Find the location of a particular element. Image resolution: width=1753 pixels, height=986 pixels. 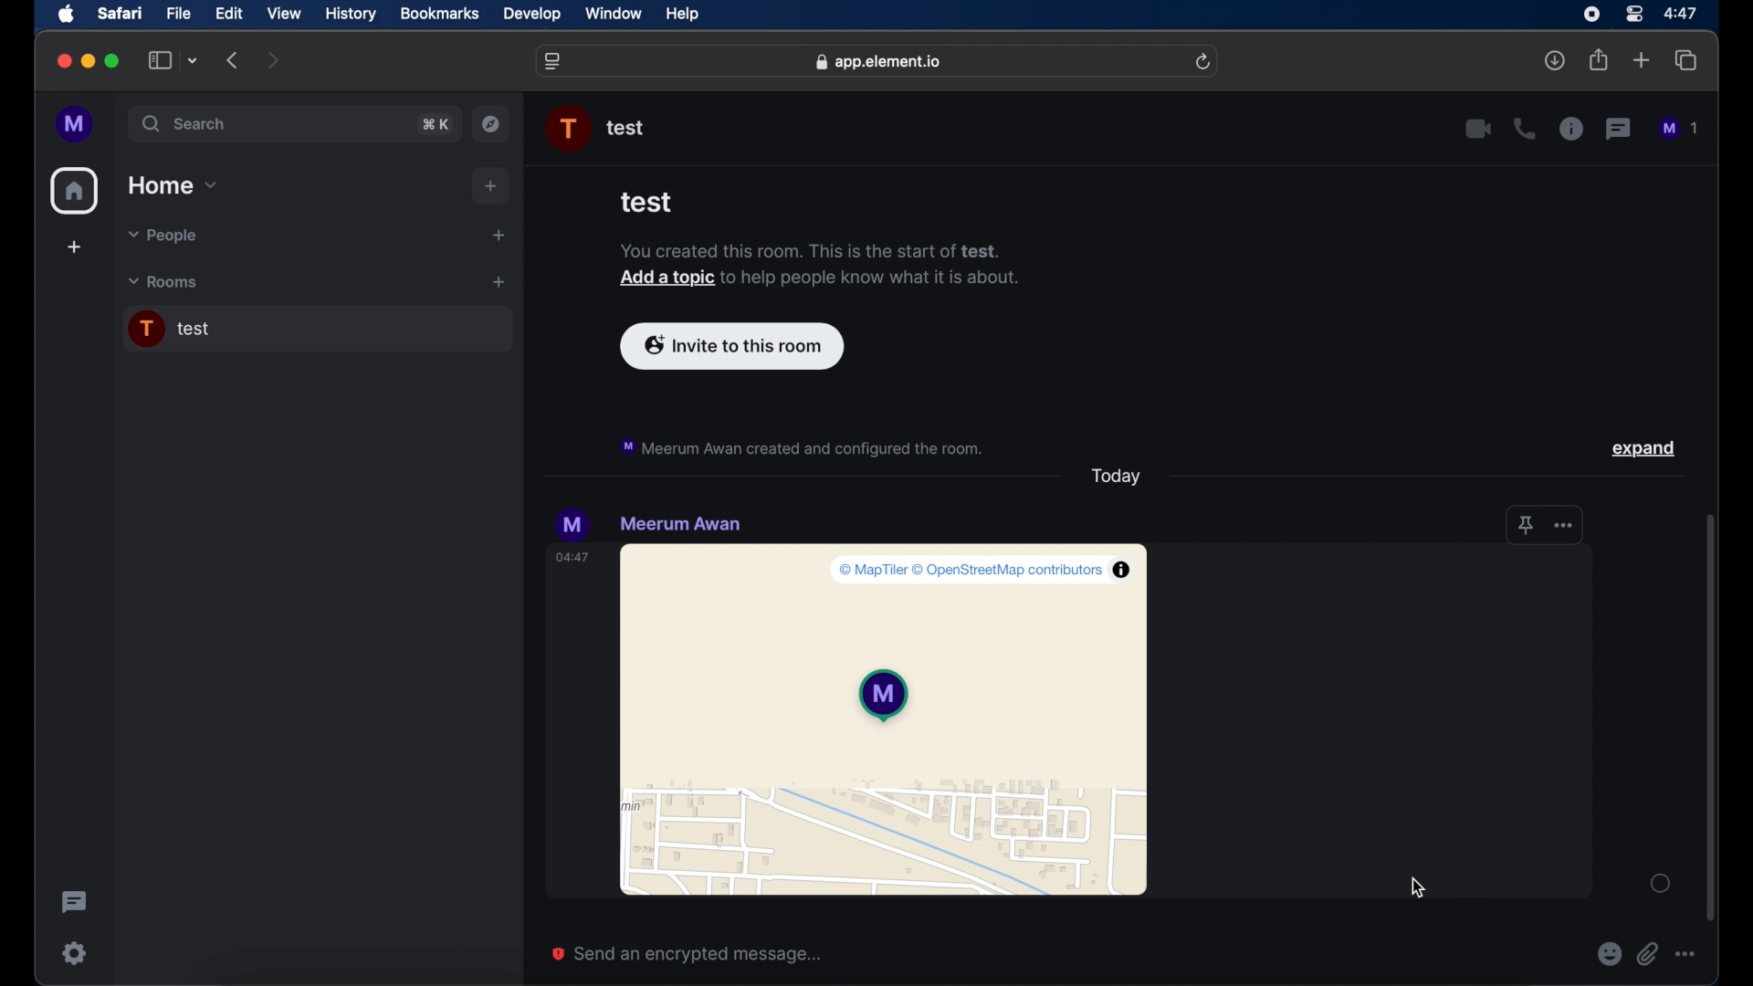

location options is located at coordinates (1546, 527).